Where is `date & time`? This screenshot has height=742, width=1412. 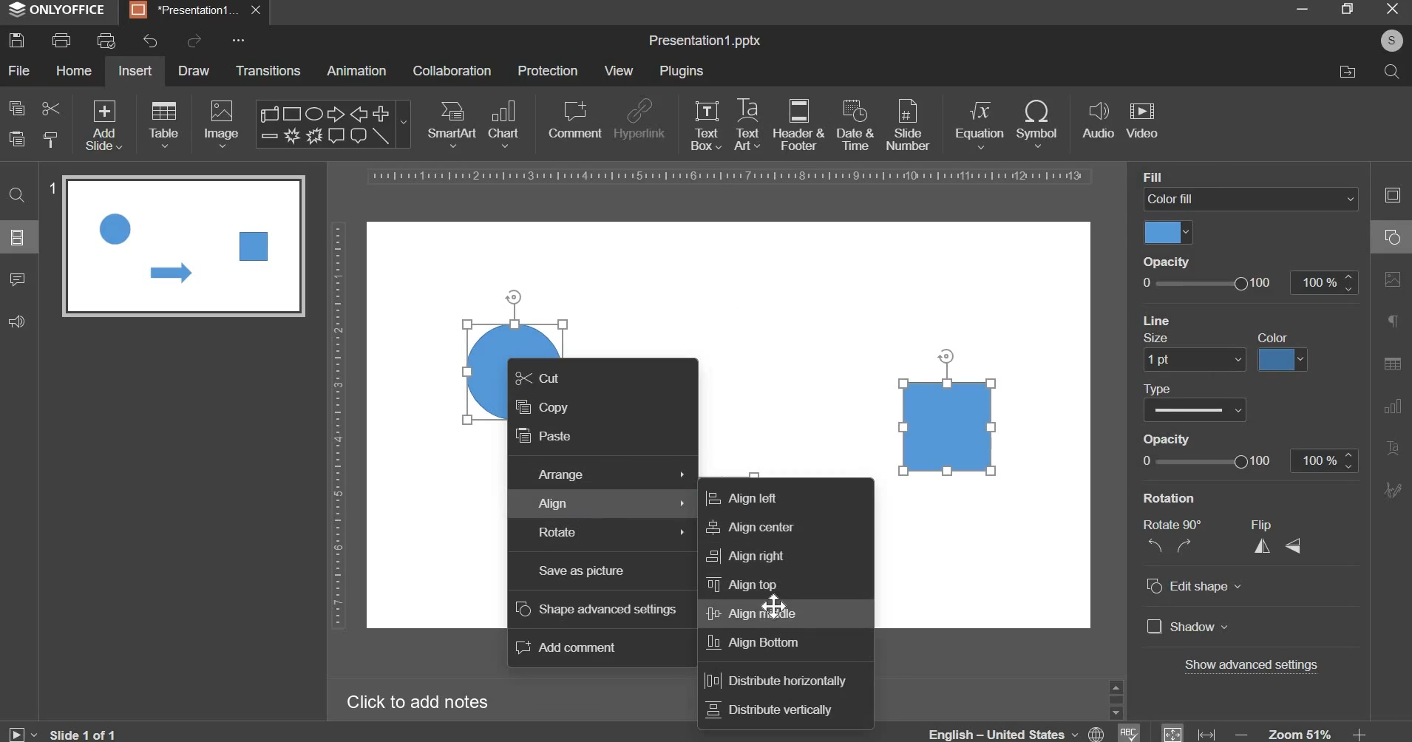 date & time is located at coordinates (855, 125).